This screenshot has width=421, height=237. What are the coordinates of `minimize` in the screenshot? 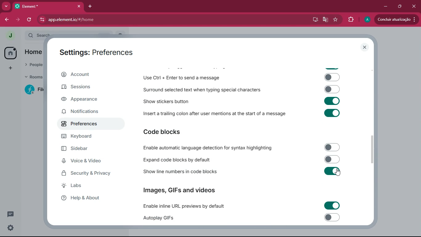 It's located at (386, 7).